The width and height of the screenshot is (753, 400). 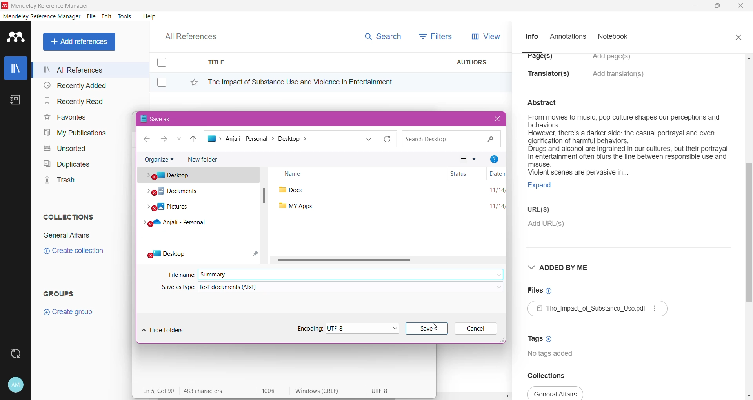 What do you see at coordinates (547, 102) in the screenshot?
I see `abstract` at bounding box center [547, 102].